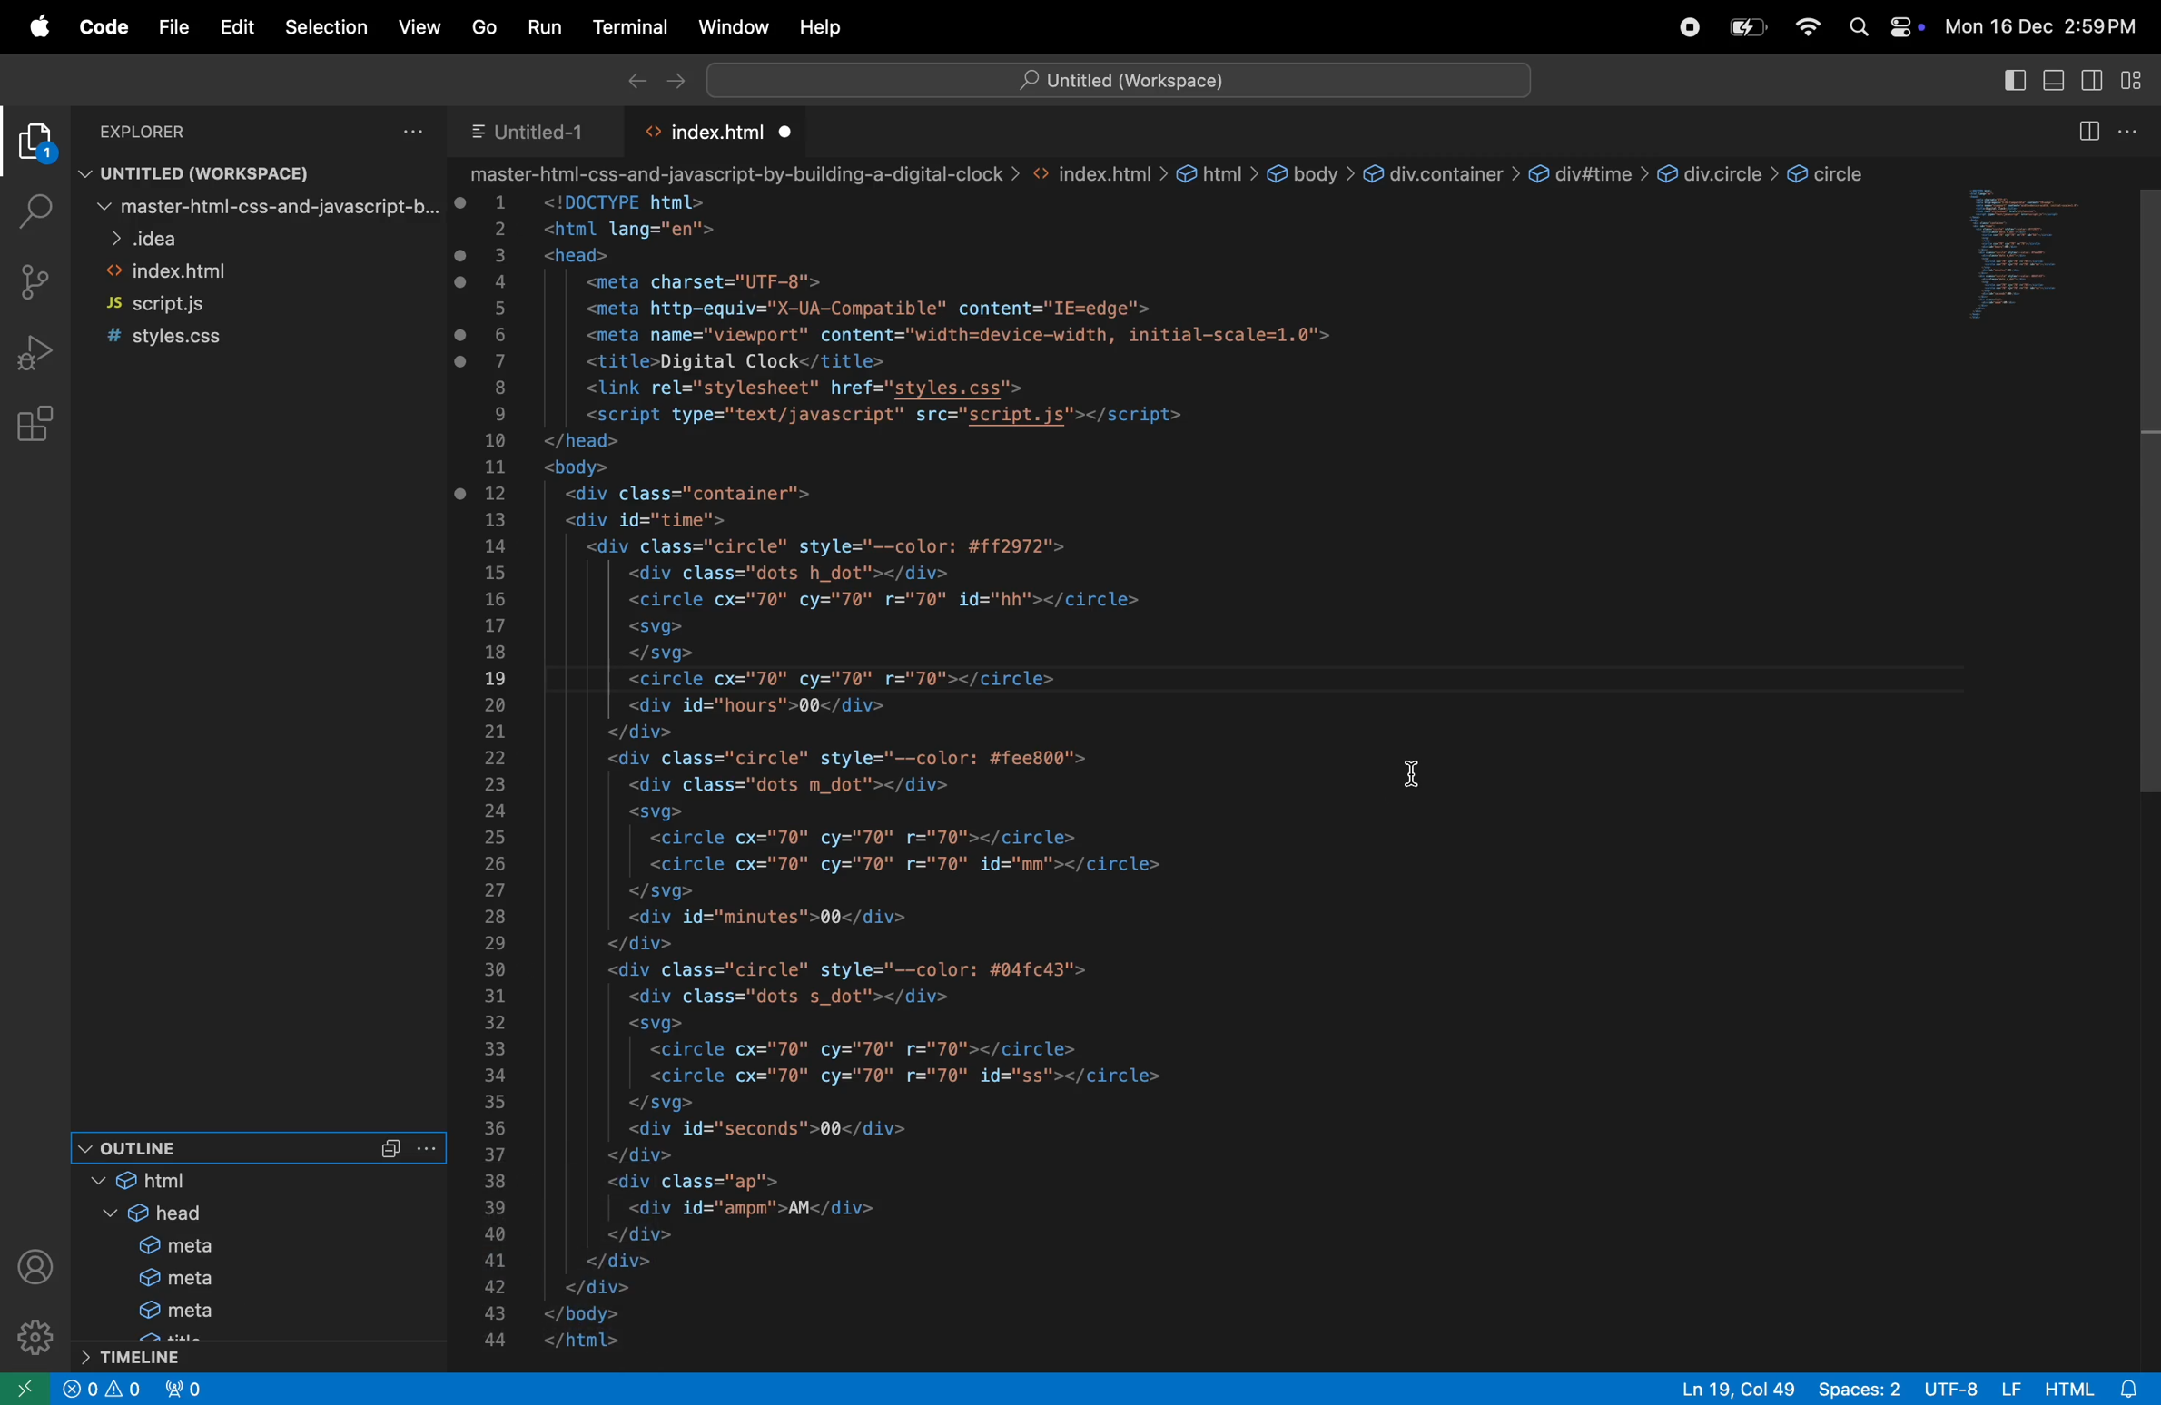 This screenshot has height=1405, width=2161. What do you see at coordinates (188, 1246) in the screenshot?
I see `meta` at bounding box center [188, 1246].